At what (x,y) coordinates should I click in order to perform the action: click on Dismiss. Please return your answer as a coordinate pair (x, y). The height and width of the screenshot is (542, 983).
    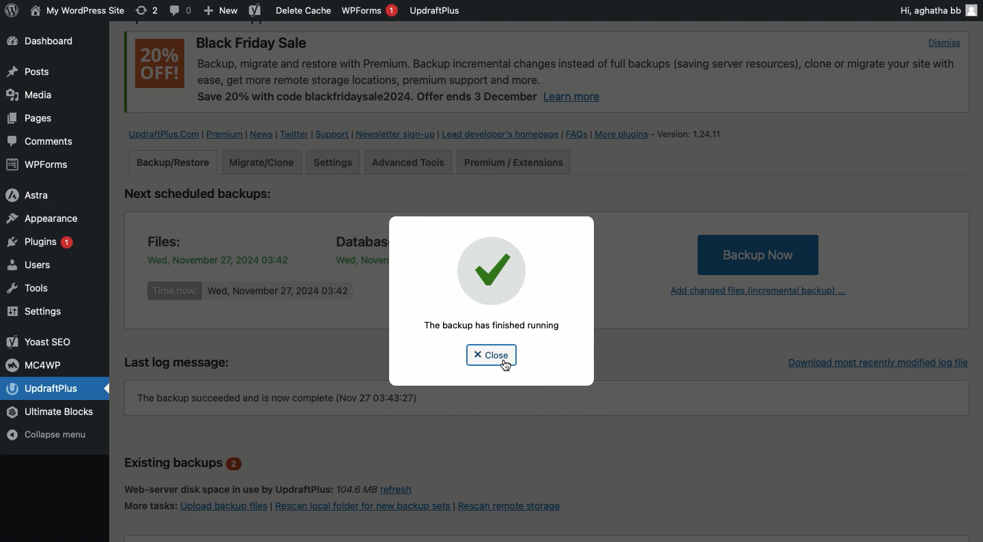
    Looking at the image, I should click on (945, 43).